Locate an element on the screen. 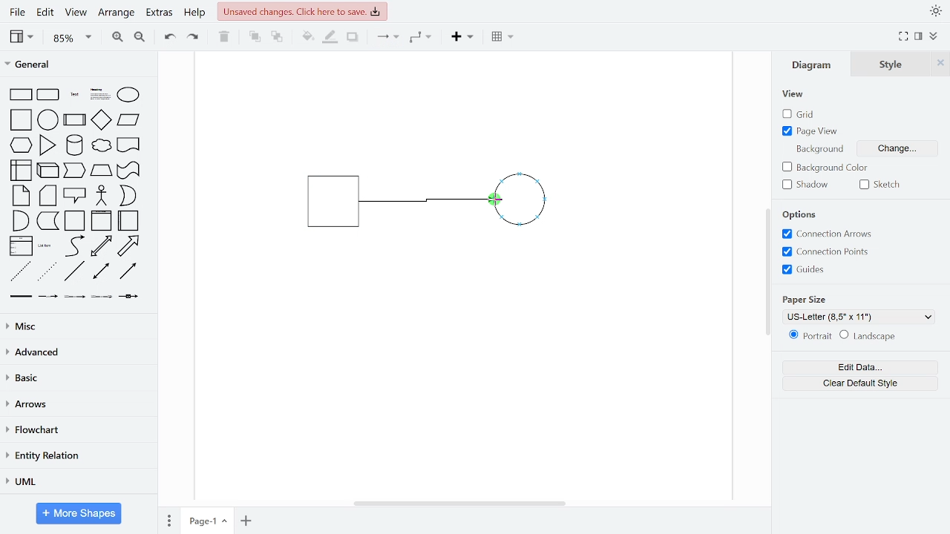  grid is located at coordinates (806, 114).